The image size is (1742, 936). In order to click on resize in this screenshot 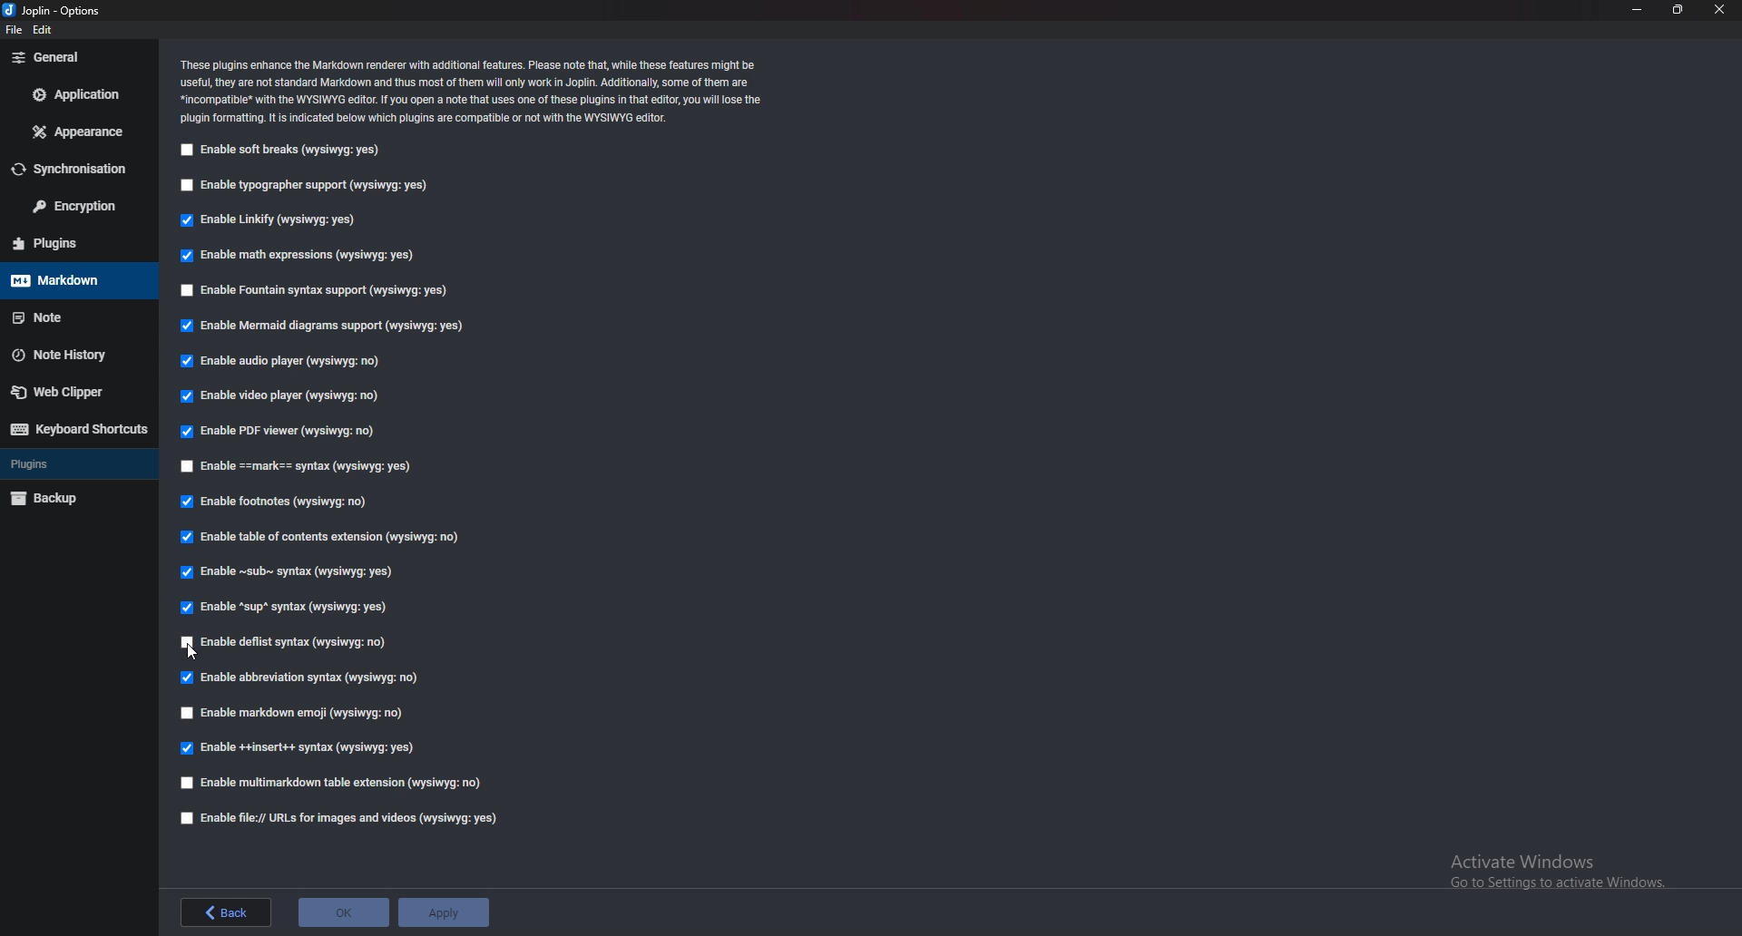, I will do `click(1678, 10)`.